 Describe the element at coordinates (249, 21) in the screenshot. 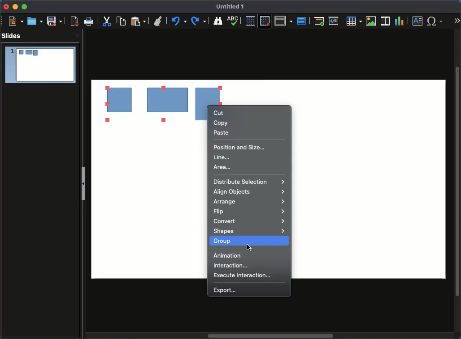

I see `Display grid` at that location.